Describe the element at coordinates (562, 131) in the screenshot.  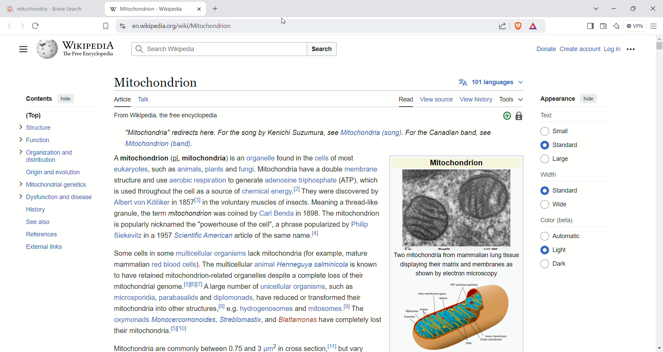
I see `Small` at that location.